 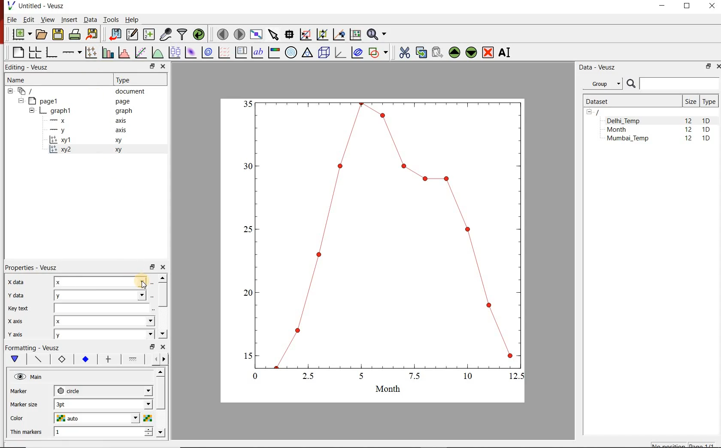 What do you see at coordinates (78, 91) in the screenshot?
I see `document` at bounding box center [78, 91].